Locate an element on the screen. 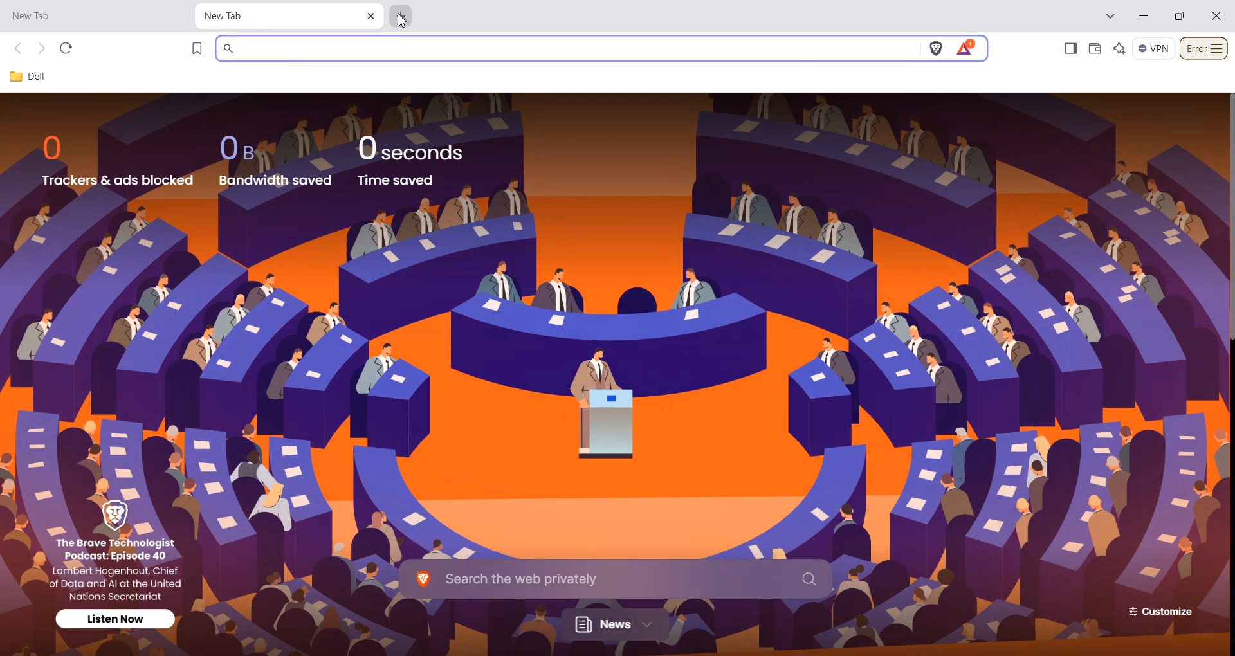 The height and width of the screenshot is (656, 1235). Bookmark is located at coordinates (197, 48).